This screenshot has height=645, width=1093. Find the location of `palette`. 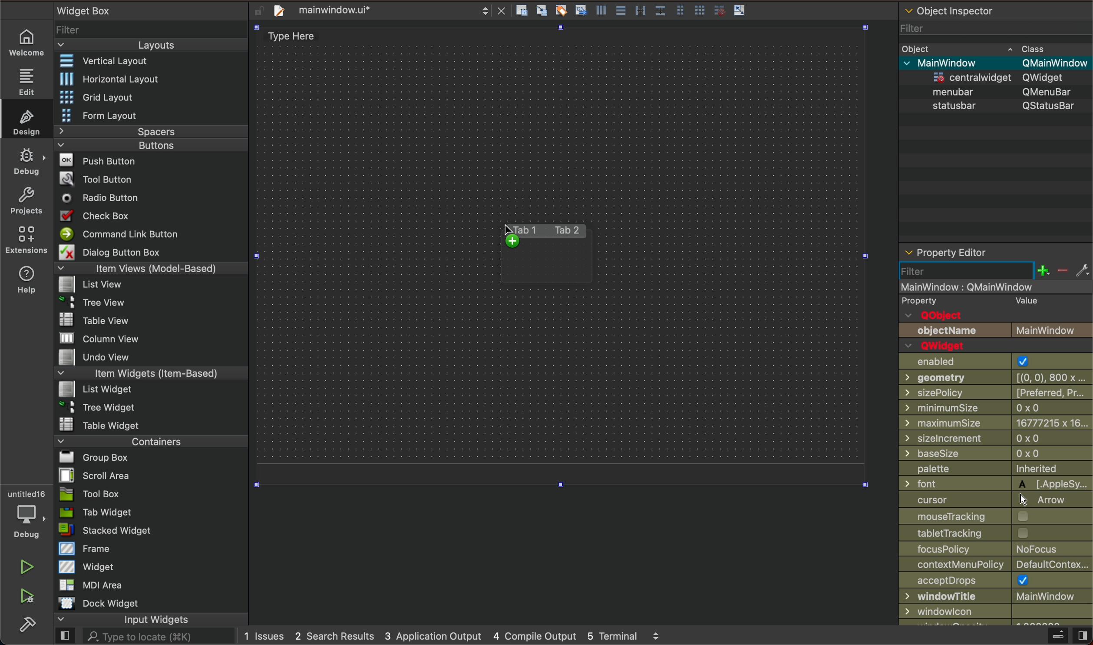

palette is located at coordinates (996, 468).